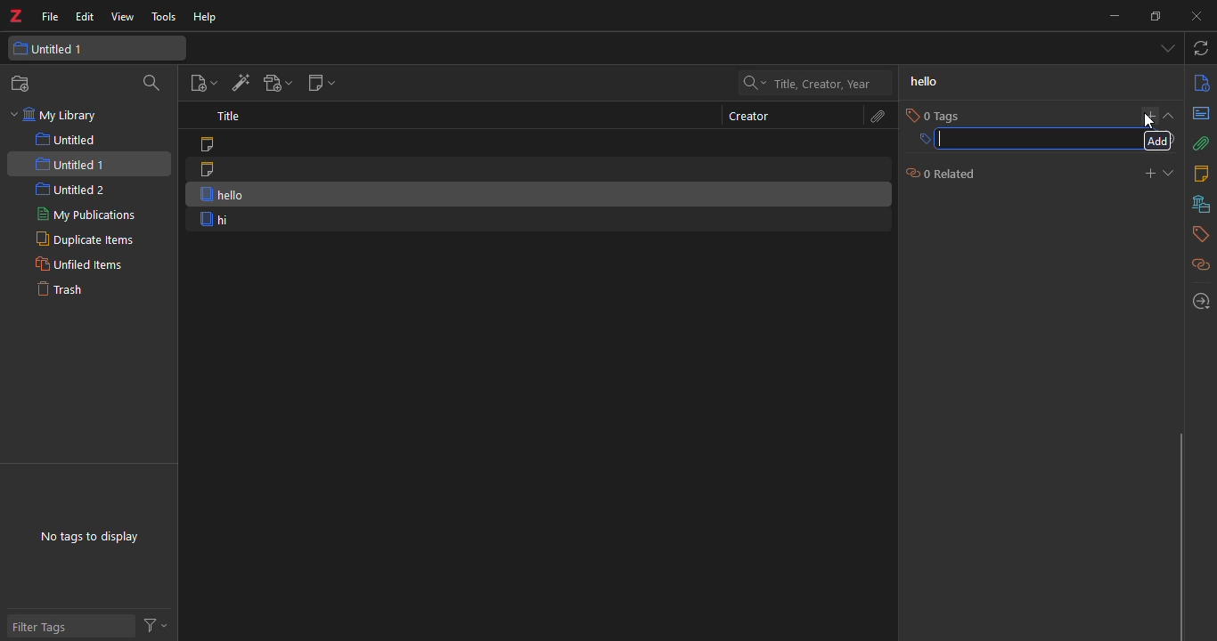 The image size is (1217, 641). Describe the element at coordinates (817, 83) in the screenshot. I see `search` at that location.